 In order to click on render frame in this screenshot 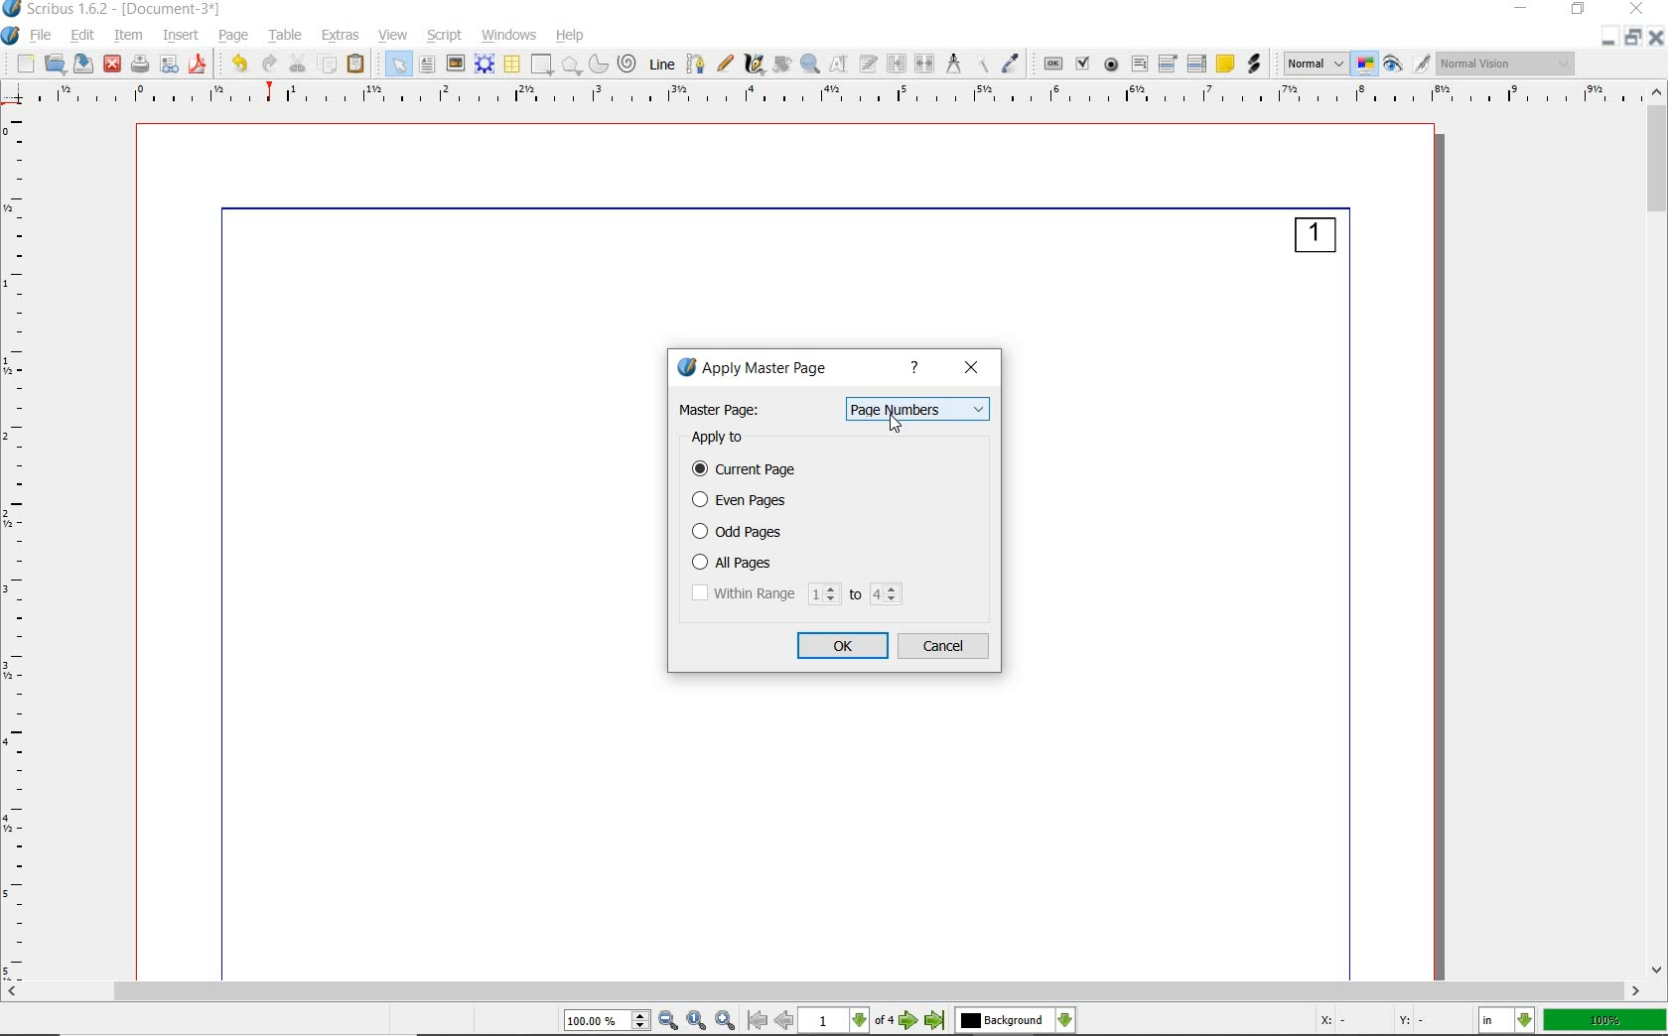, I will do `click(486, 64)`.